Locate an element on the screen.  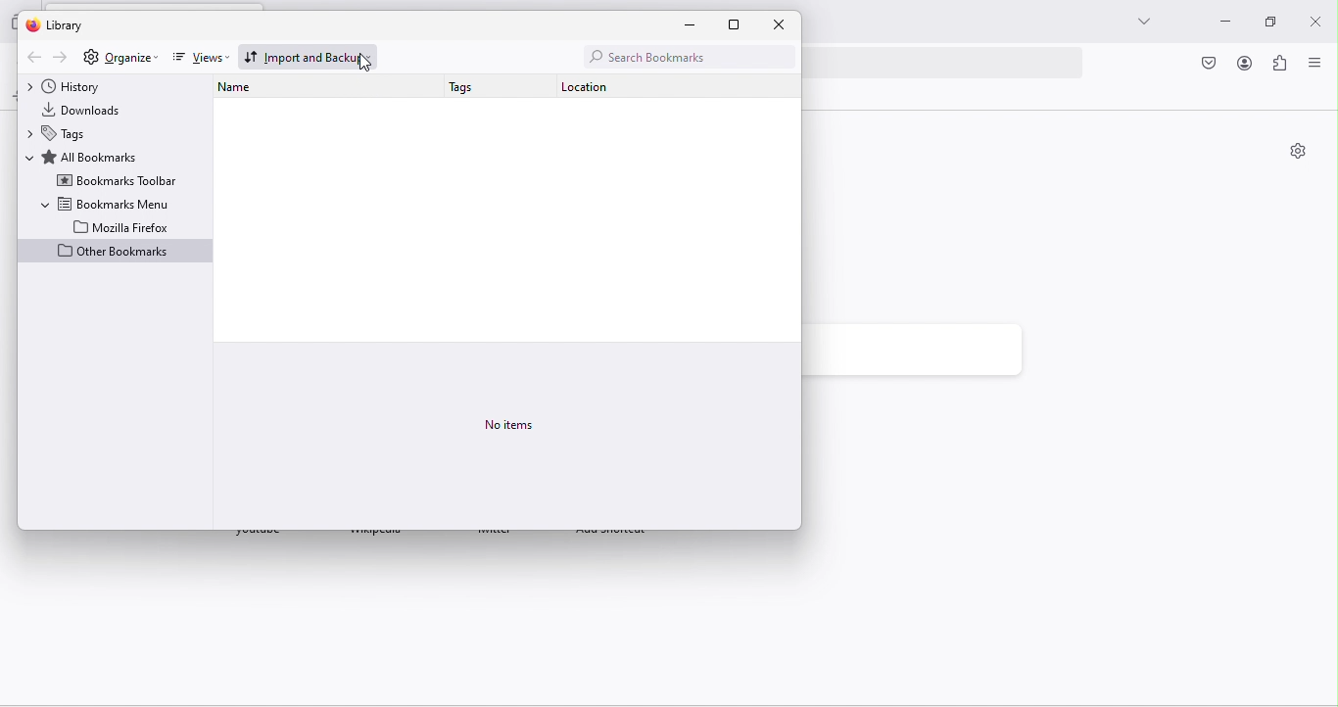
account is located at coordinates (1244, 65).